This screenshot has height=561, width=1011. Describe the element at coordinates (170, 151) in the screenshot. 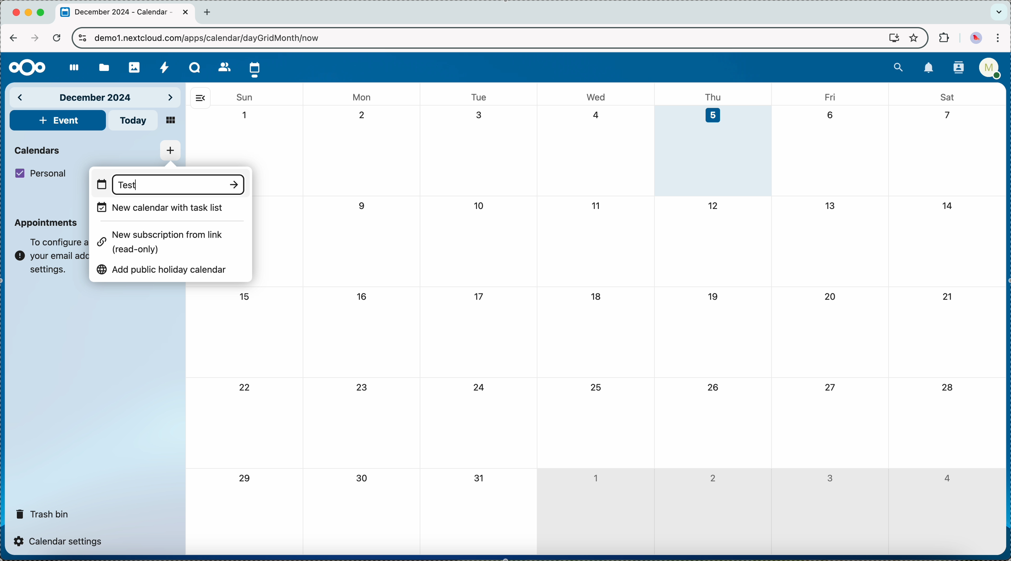

I see `click on add new calendar` at that location.